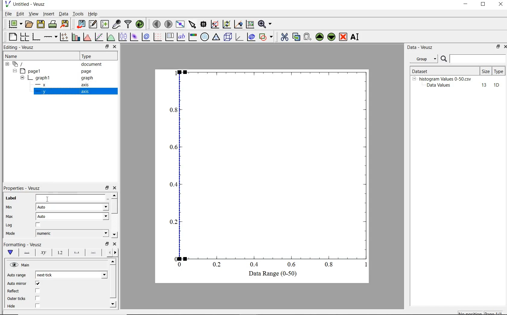  I want to click on document, so click(92, 65).